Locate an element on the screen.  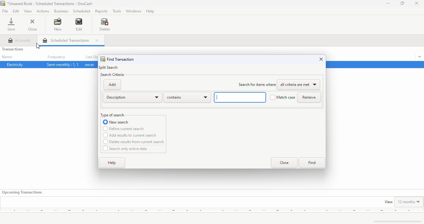
input search item is located at coordinates (239, 97).